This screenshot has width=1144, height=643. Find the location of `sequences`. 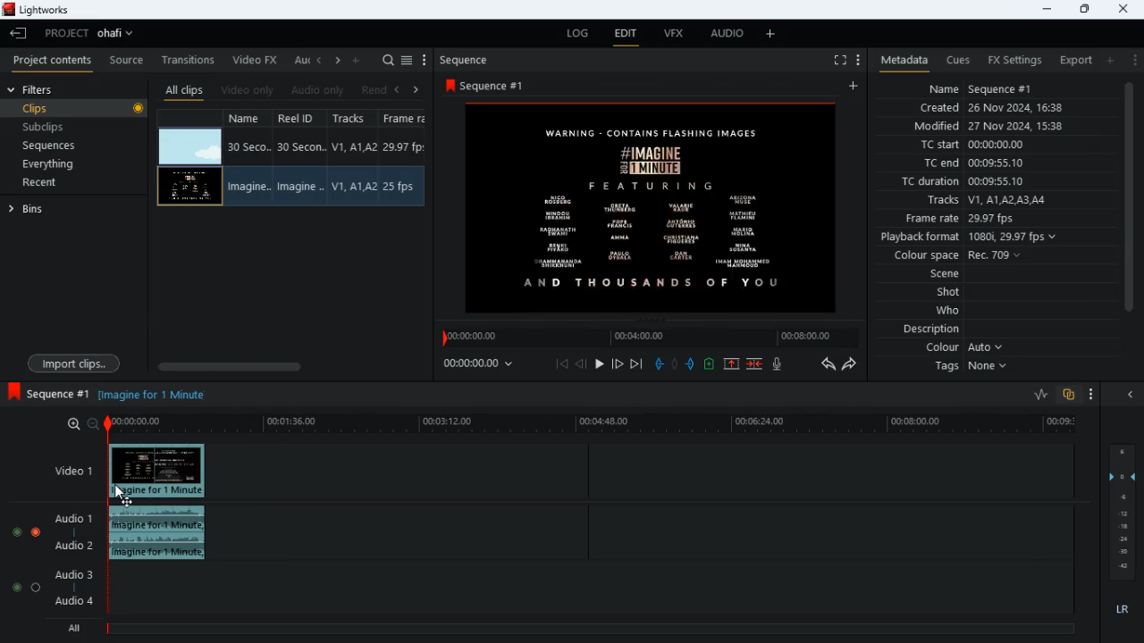

sequences is located at coordinates (55, 146).